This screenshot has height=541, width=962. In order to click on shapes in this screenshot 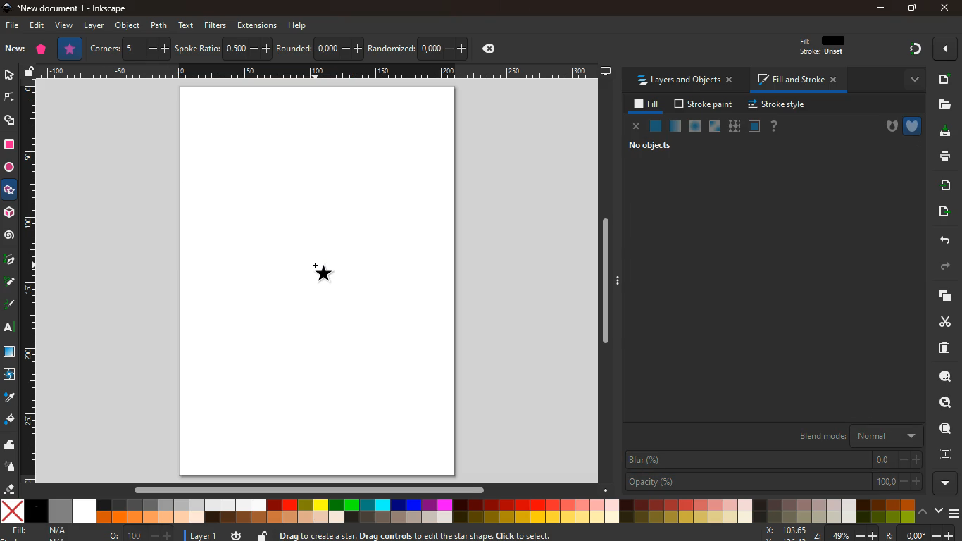, I will do `click(10, 122)`.